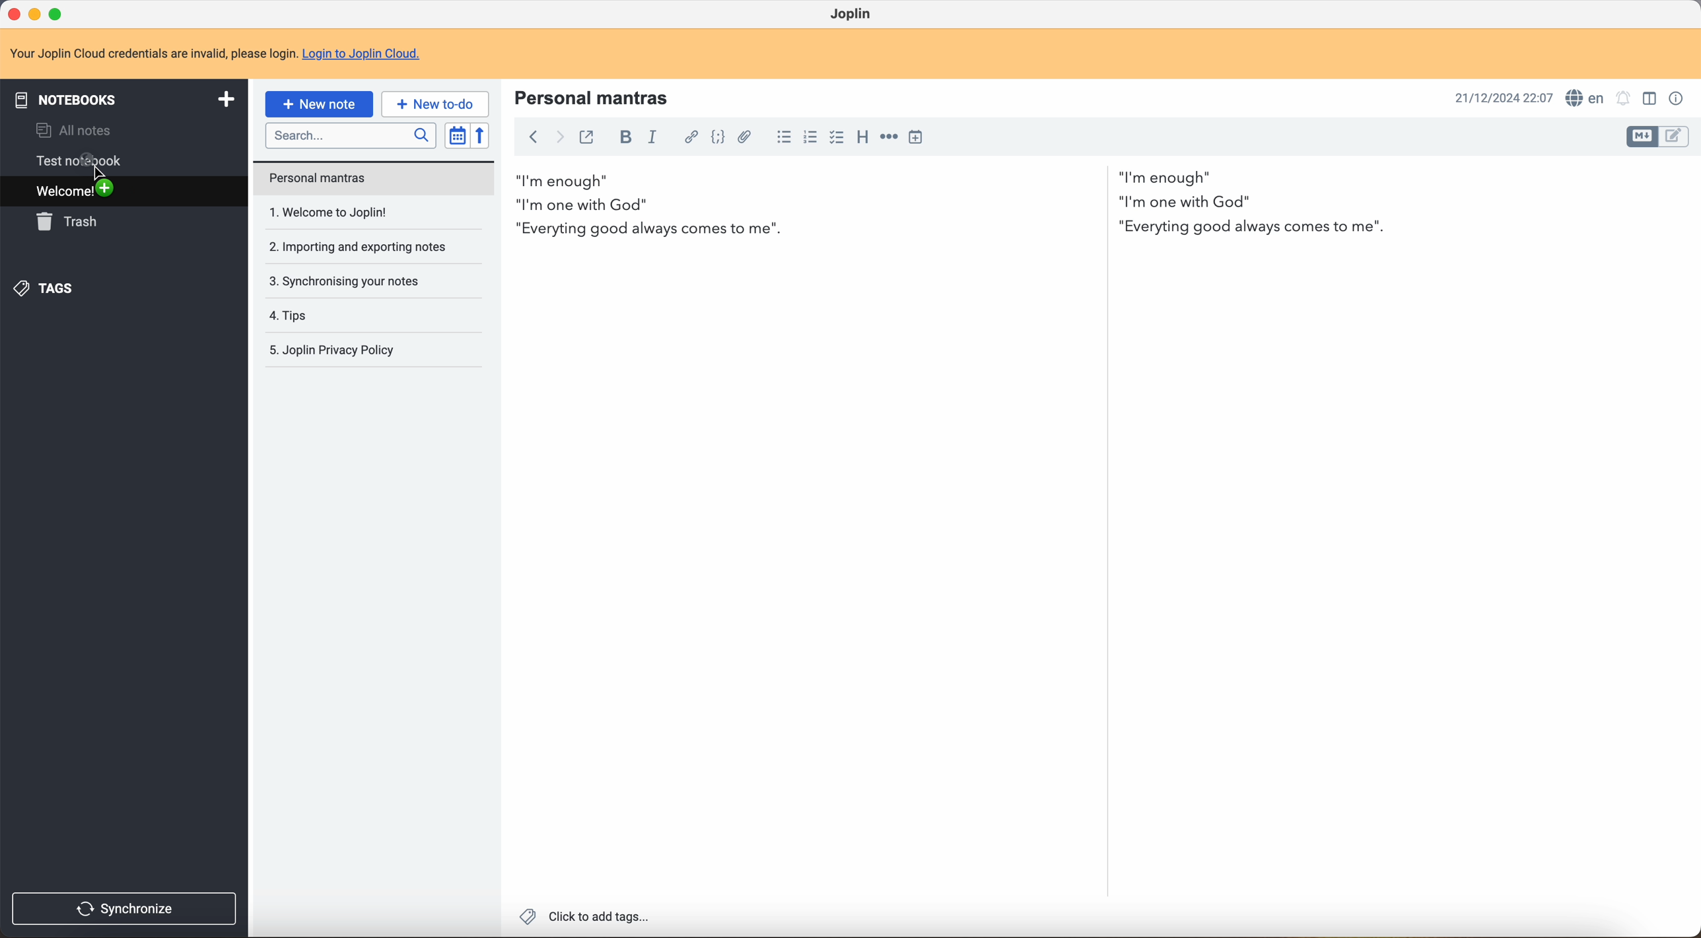 This screenshot has width=1701, height=938. What do you see at coordinates (1682, 98) in the screenshot?
I see `note properties` at bounding box center [1682, 98].